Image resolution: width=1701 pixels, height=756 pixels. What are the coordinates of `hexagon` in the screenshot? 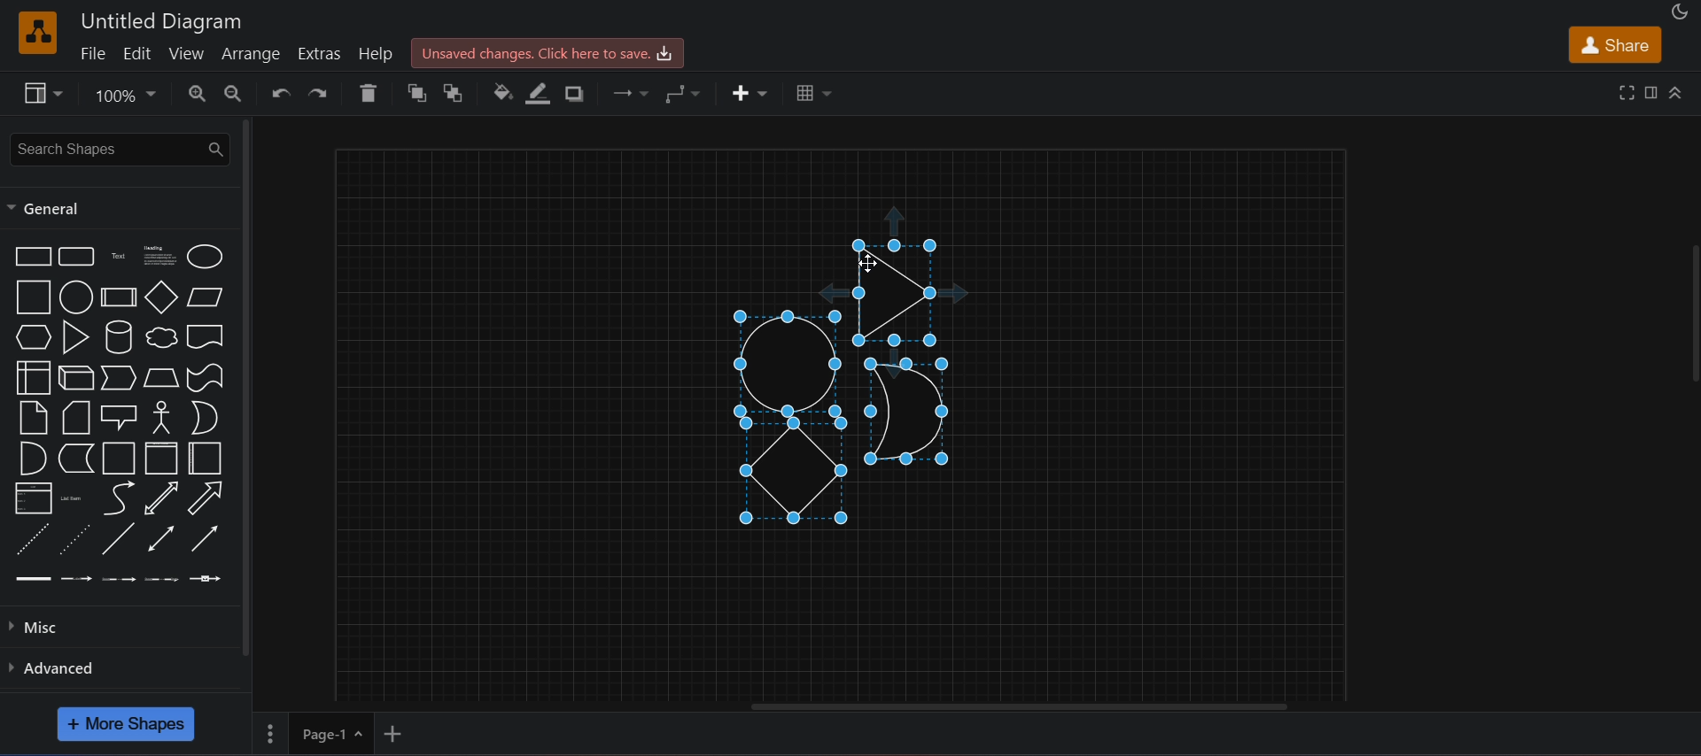 It's located at (30, 337).